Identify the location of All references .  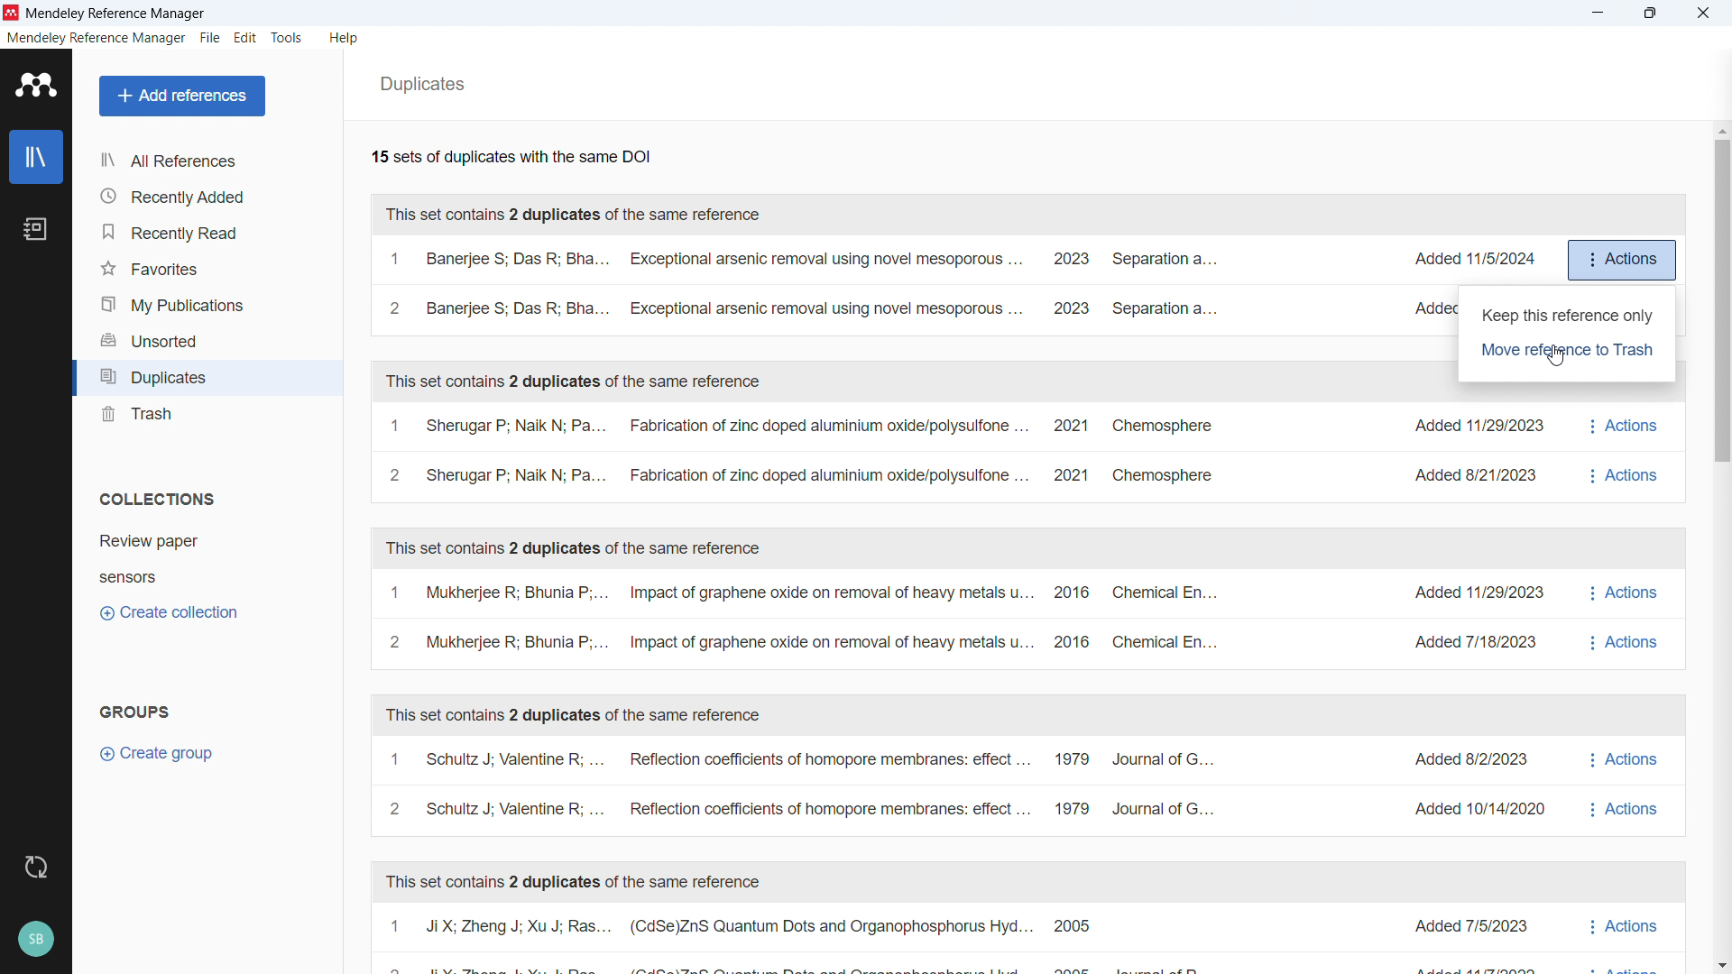
(207, 162).